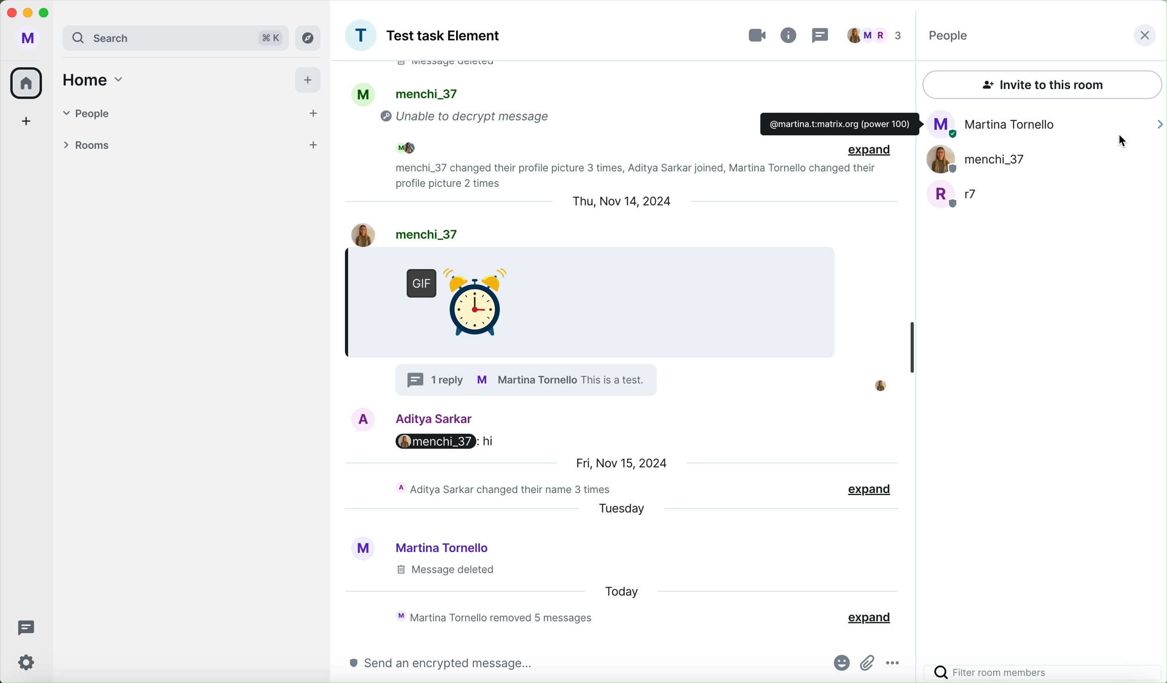  Describe the element at coordinates (1045, 673) in the screenshot. I see `filter` at that location.